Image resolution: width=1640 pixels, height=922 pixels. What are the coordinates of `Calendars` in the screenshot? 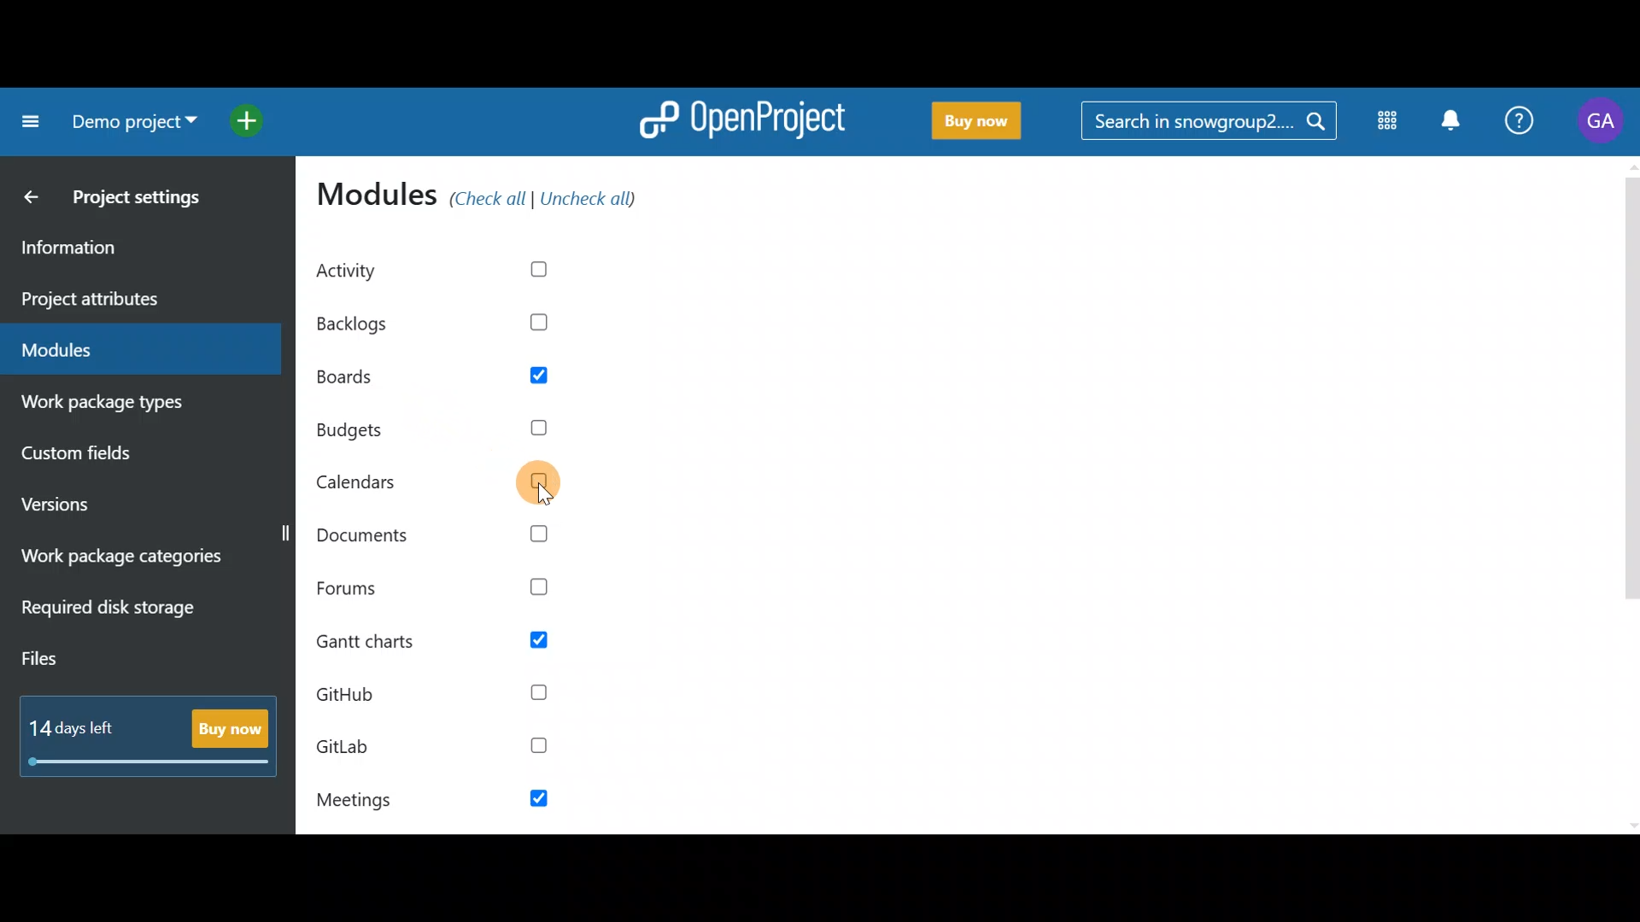 It's located at (437, 484).